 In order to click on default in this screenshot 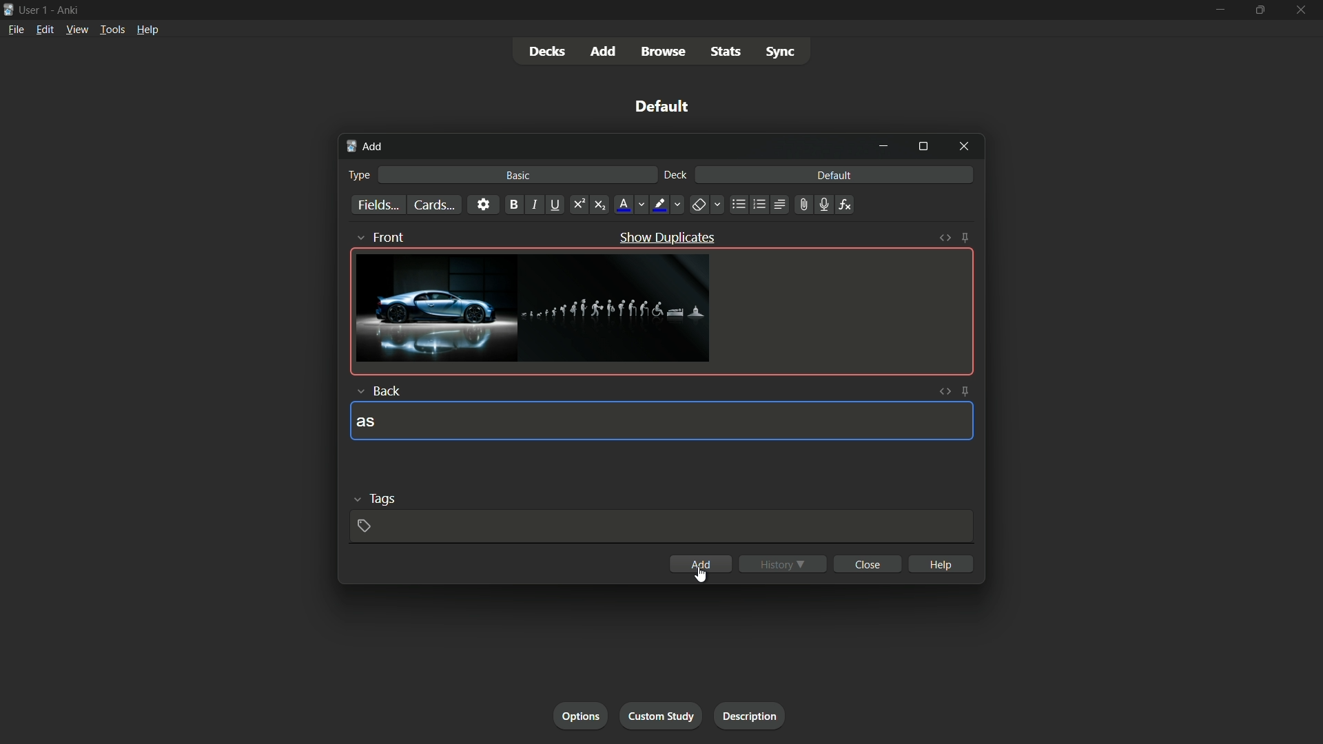, I will do `click(834, 176)`.